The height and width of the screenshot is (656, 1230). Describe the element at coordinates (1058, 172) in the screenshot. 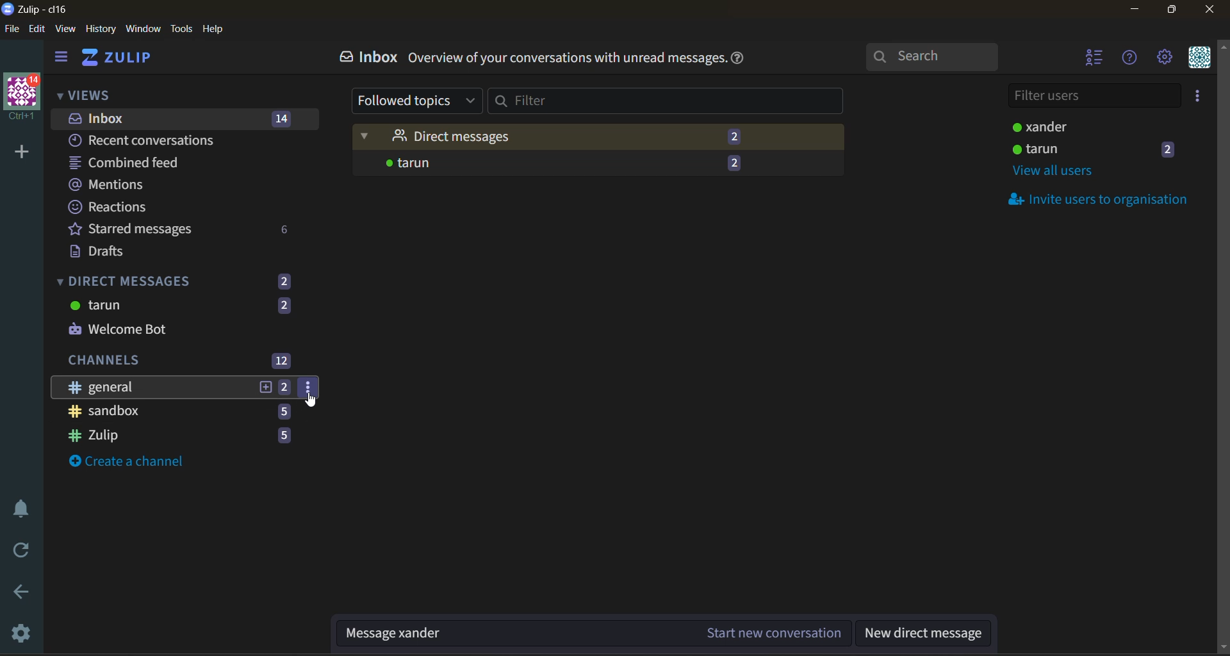

I see `view all users` at that location.